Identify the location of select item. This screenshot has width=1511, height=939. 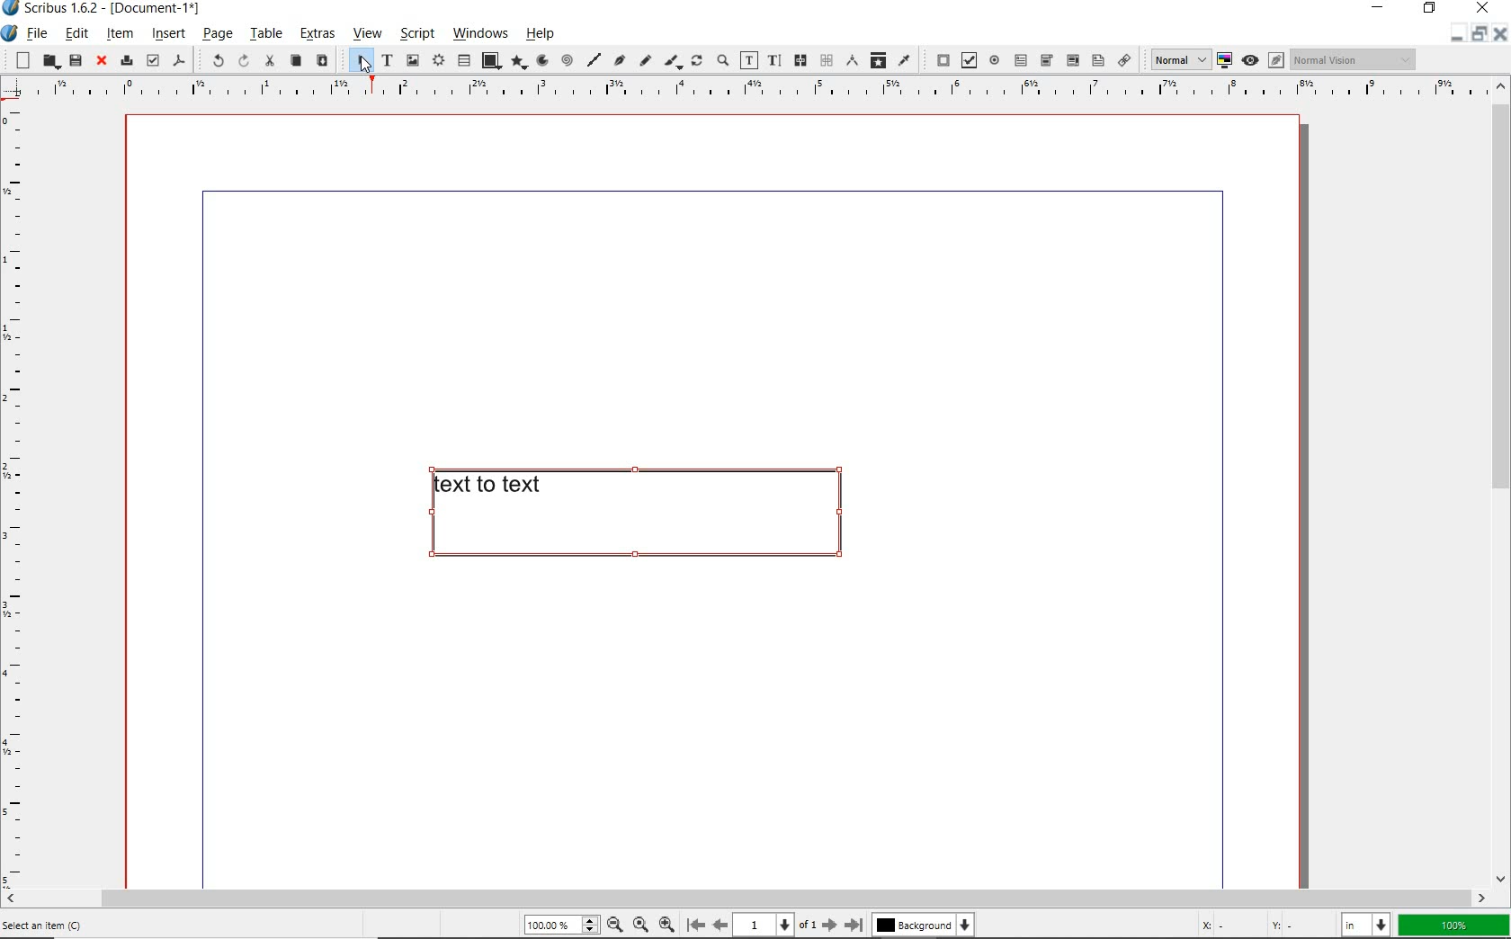
(358, 61).